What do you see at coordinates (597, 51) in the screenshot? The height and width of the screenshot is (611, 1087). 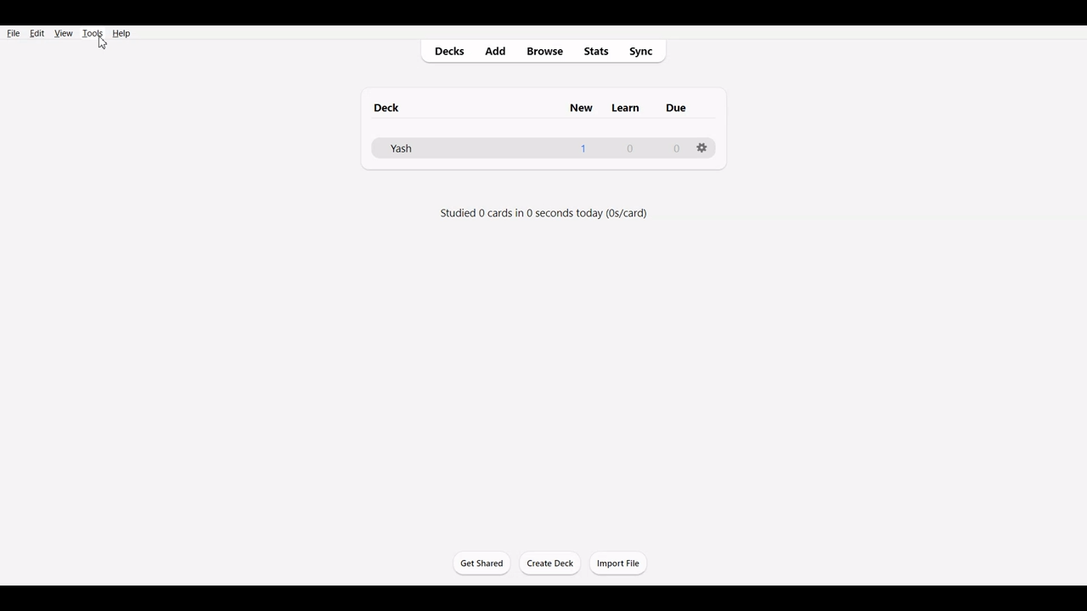 I see `Stats` at bounding box center [597, 51].